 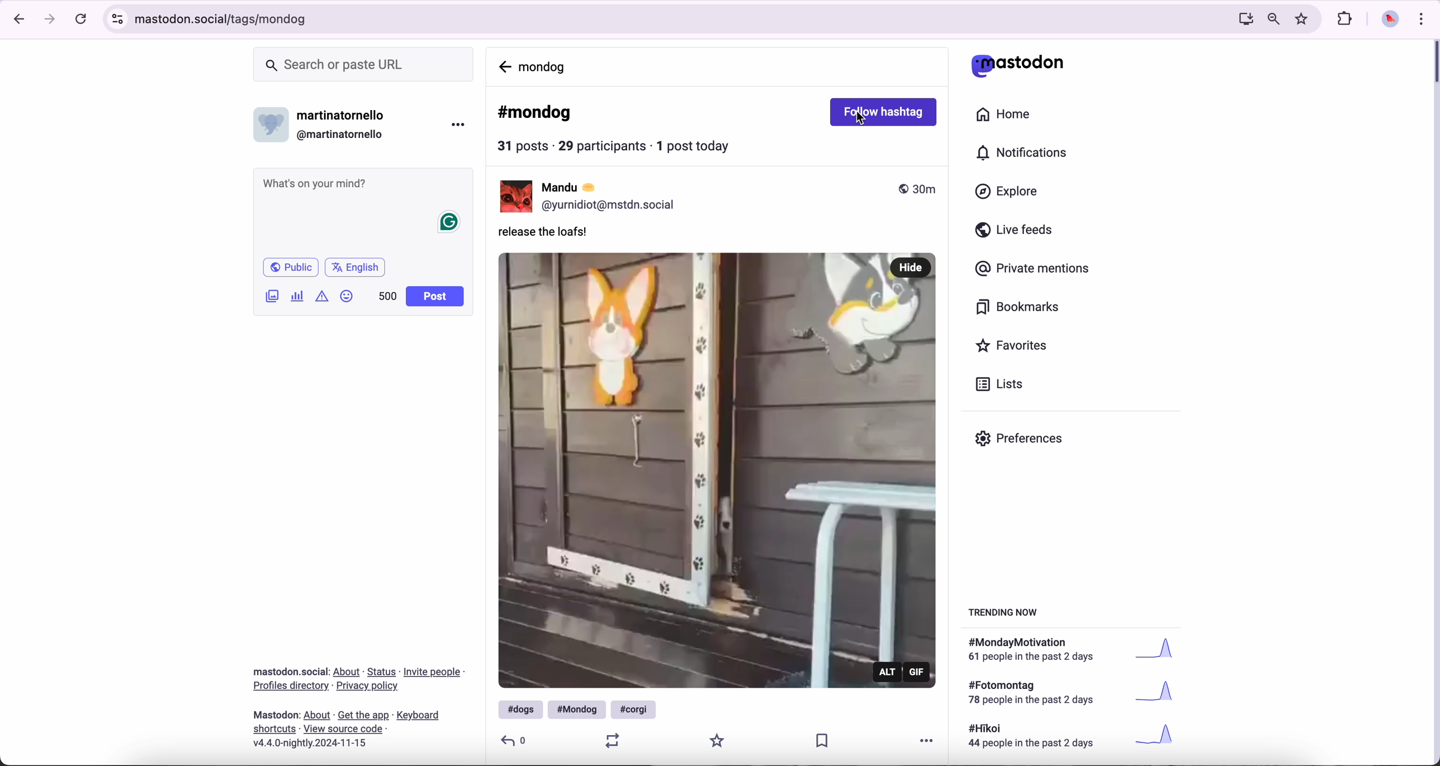 What do you see at coordinates (515, 740) in the screenshot?
I see `reply` at bounding box center [515, 740].